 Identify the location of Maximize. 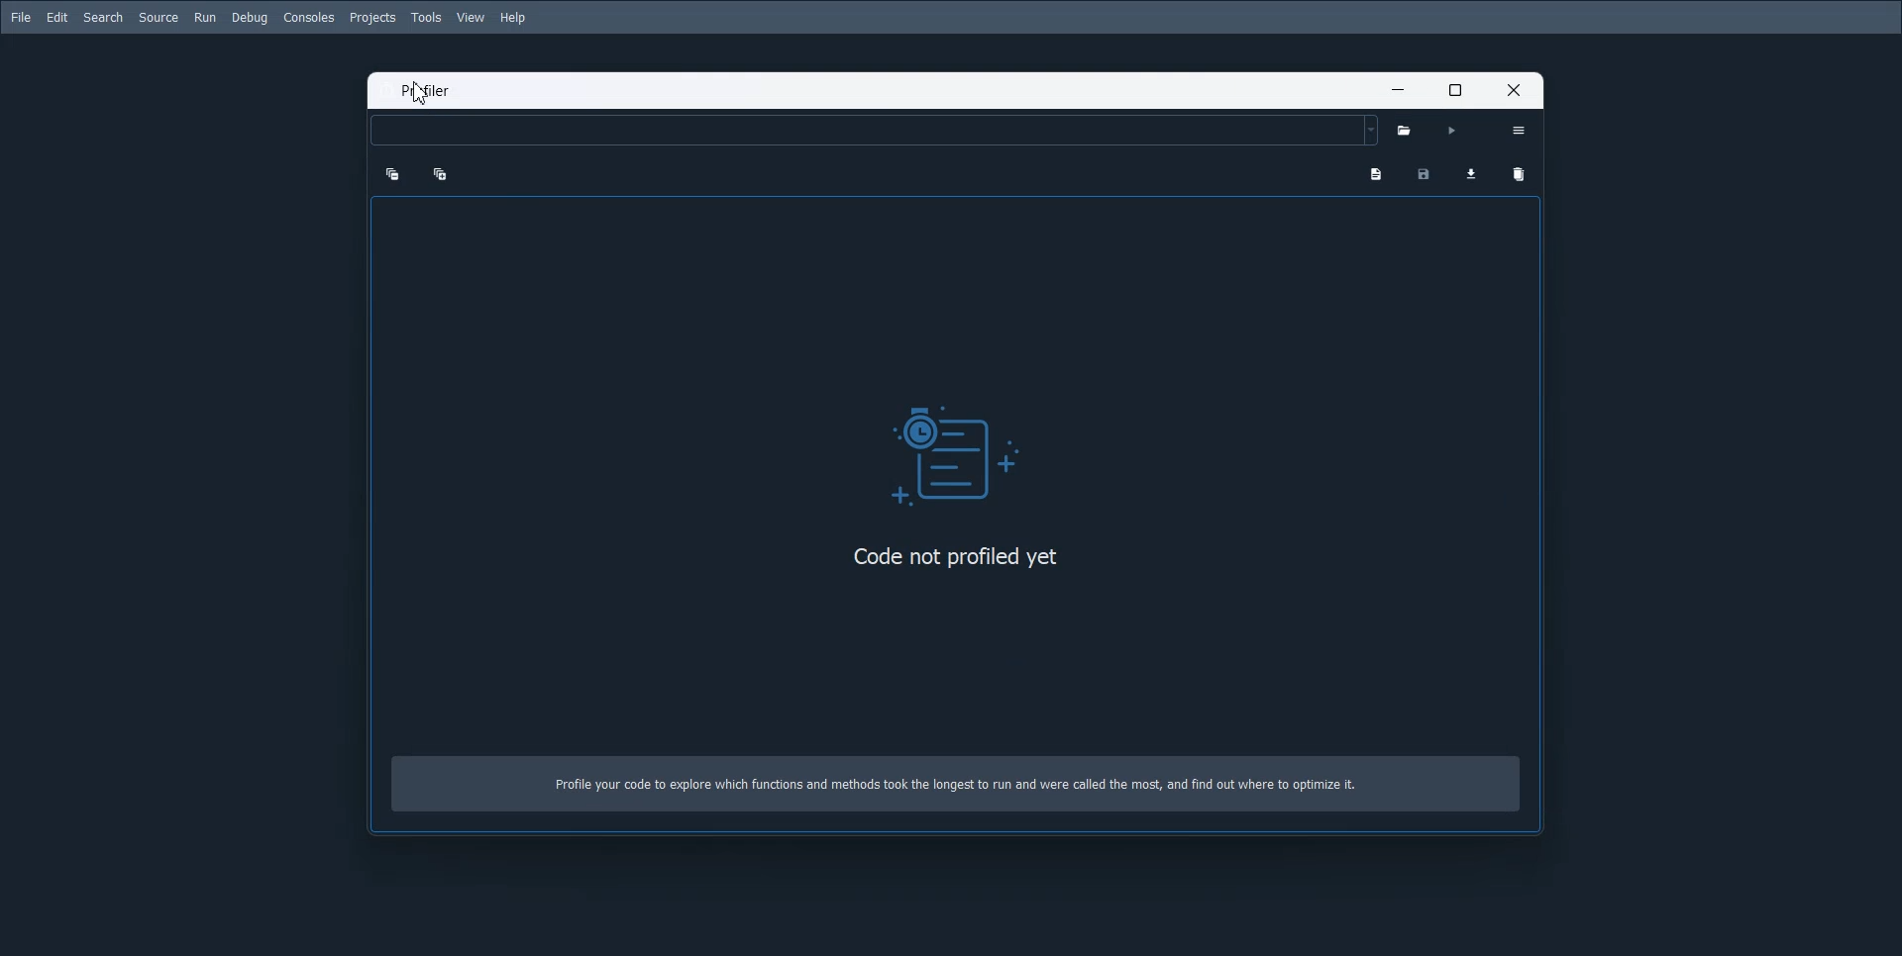
(1458, 89).